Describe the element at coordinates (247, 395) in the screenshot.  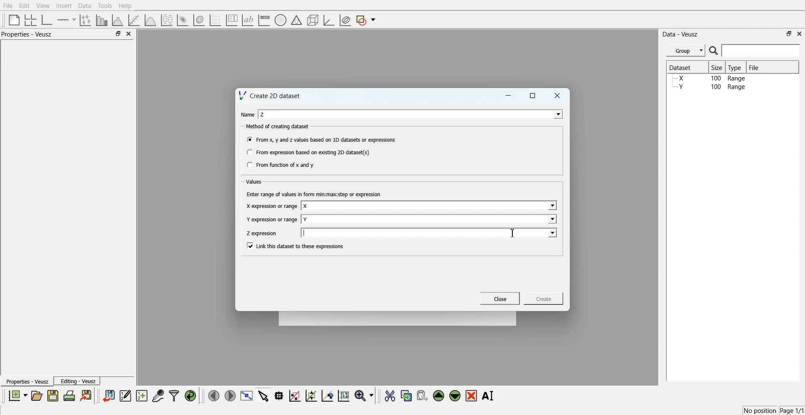
I see `View plot full screen` at that location.